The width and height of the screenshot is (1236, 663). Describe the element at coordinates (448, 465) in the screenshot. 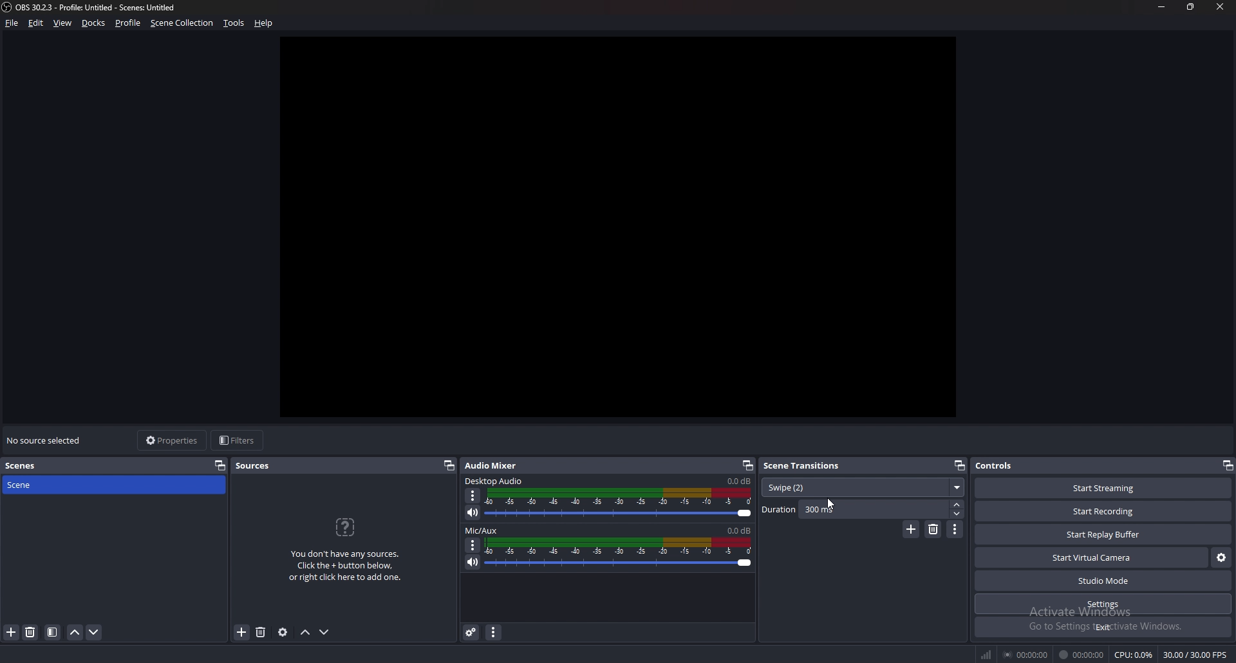

I see `pop out` at that location.